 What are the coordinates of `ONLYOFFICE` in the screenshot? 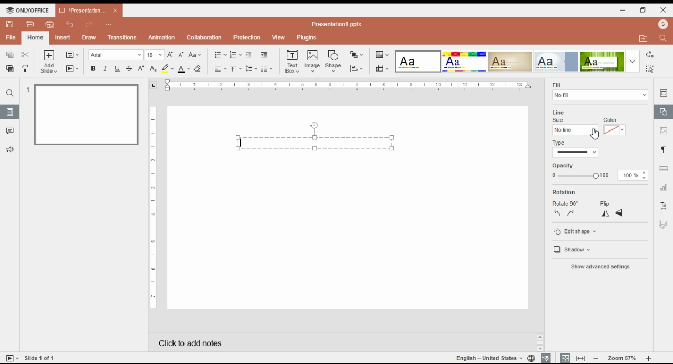 It's located at (28, 10).